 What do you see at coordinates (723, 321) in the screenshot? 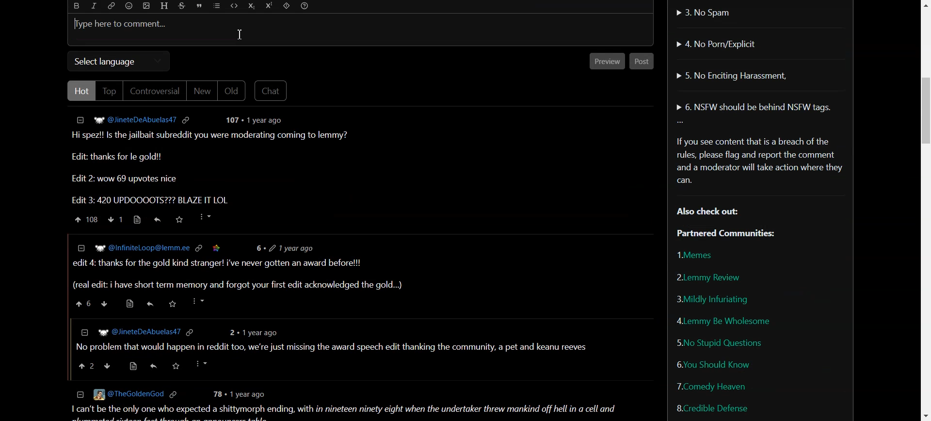
I see `Lemmy Be Wholesome` at bounding box center [723, 321].